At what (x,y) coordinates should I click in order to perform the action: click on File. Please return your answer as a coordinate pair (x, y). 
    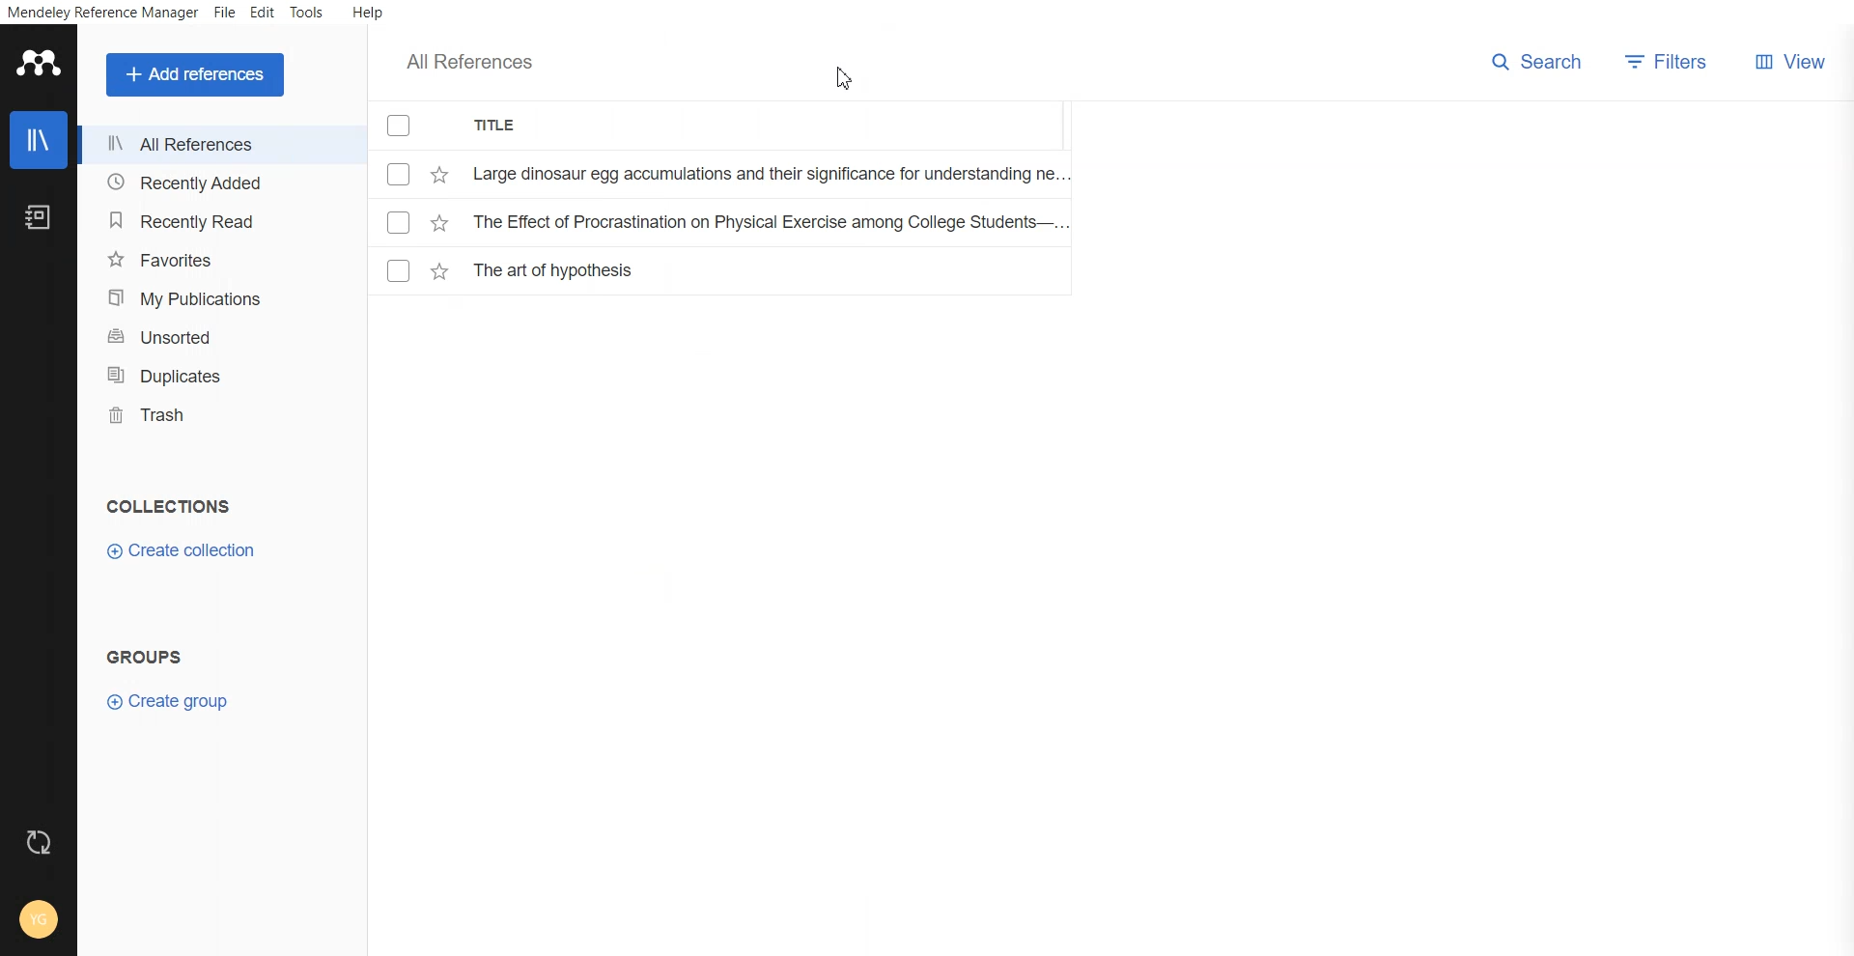
    Looking at the image, I should click on (727, 220).